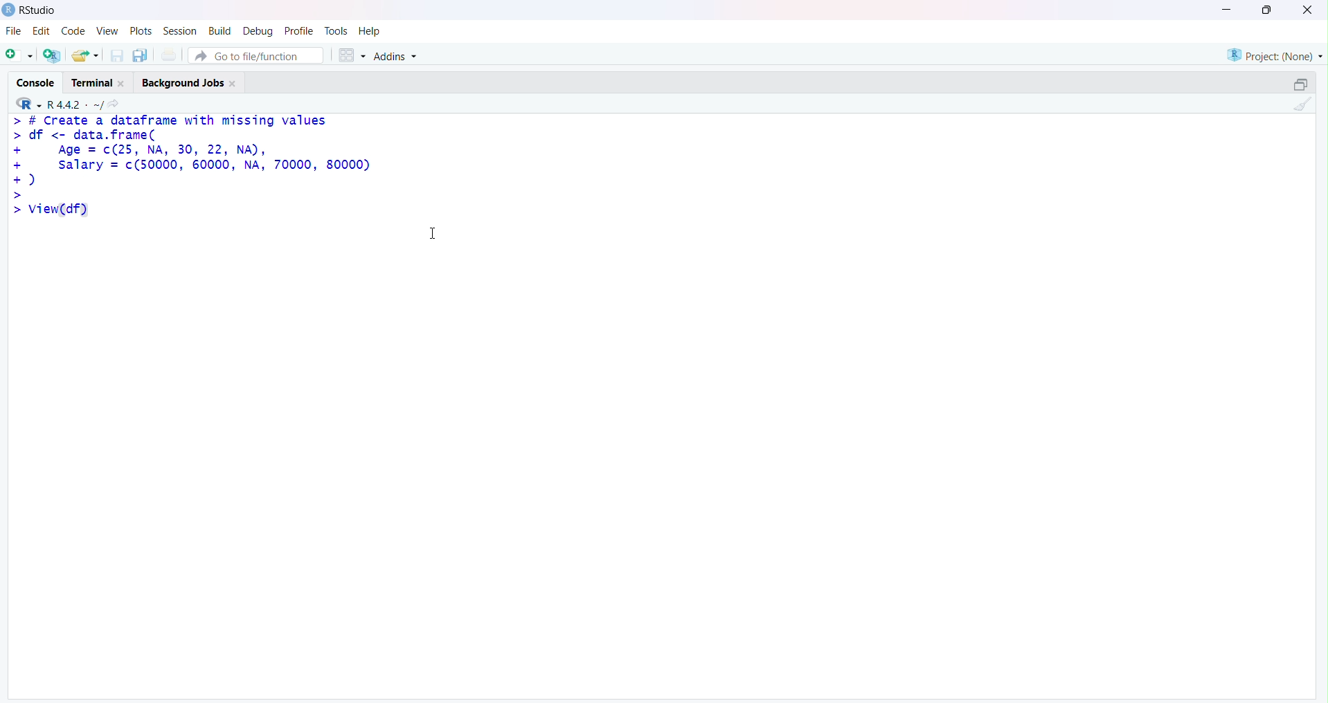  I want to click on View the current working directory, so click(120, 102).